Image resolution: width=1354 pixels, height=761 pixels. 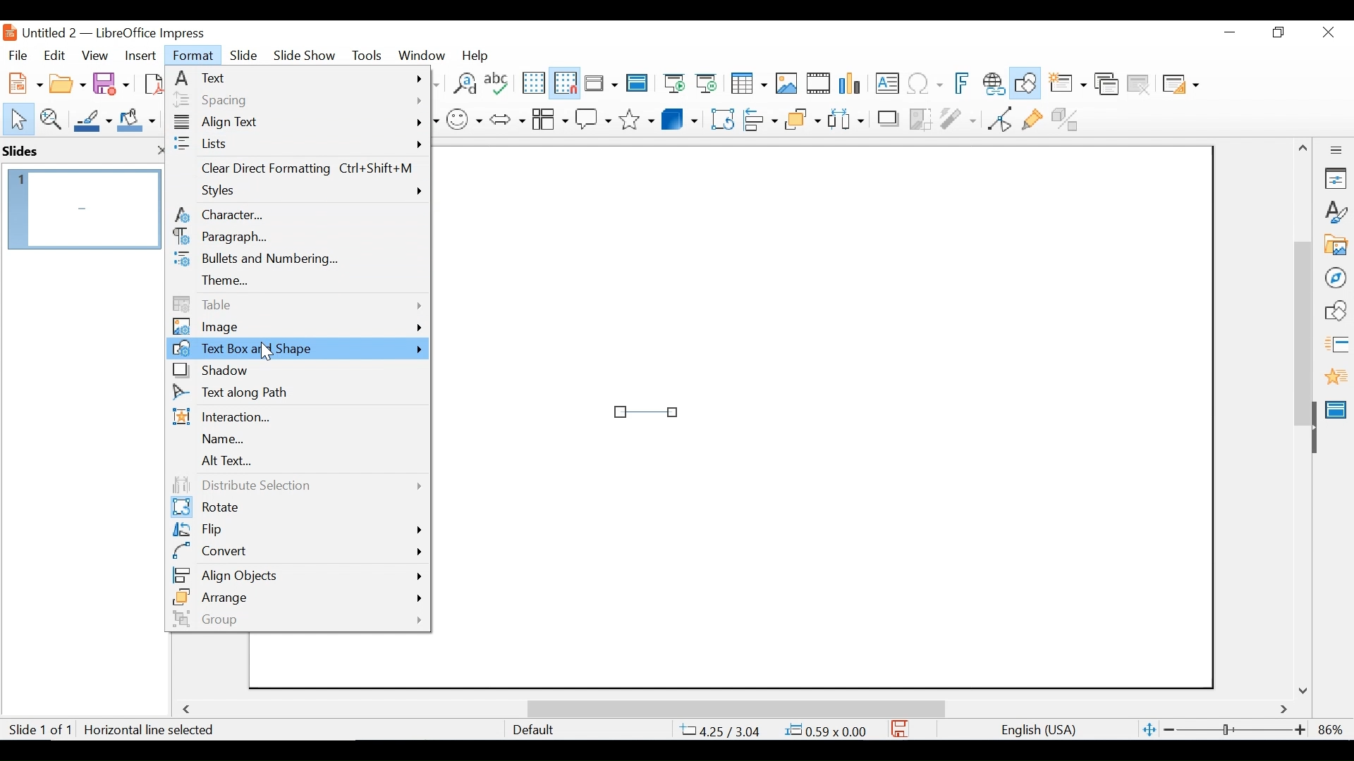 What do you see at coordinates (846, 118) in the screenshot?
I see `Select atleast three images to Distribute` at bounding box center [846, 118].